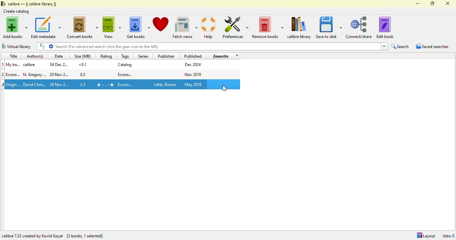 Image resolution: width=456 pixels, height=240 pixels. Describe the element at coordinates (112, 27) in the screenshot. I see `view` at that location.